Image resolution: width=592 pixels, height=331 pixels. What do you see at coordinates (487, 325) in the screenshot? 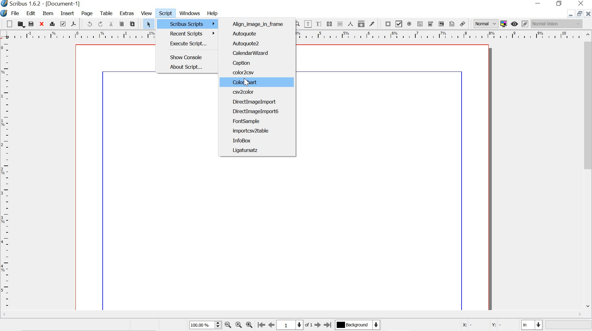
I see `X: - Y: -` at bounding box center [487, 325].